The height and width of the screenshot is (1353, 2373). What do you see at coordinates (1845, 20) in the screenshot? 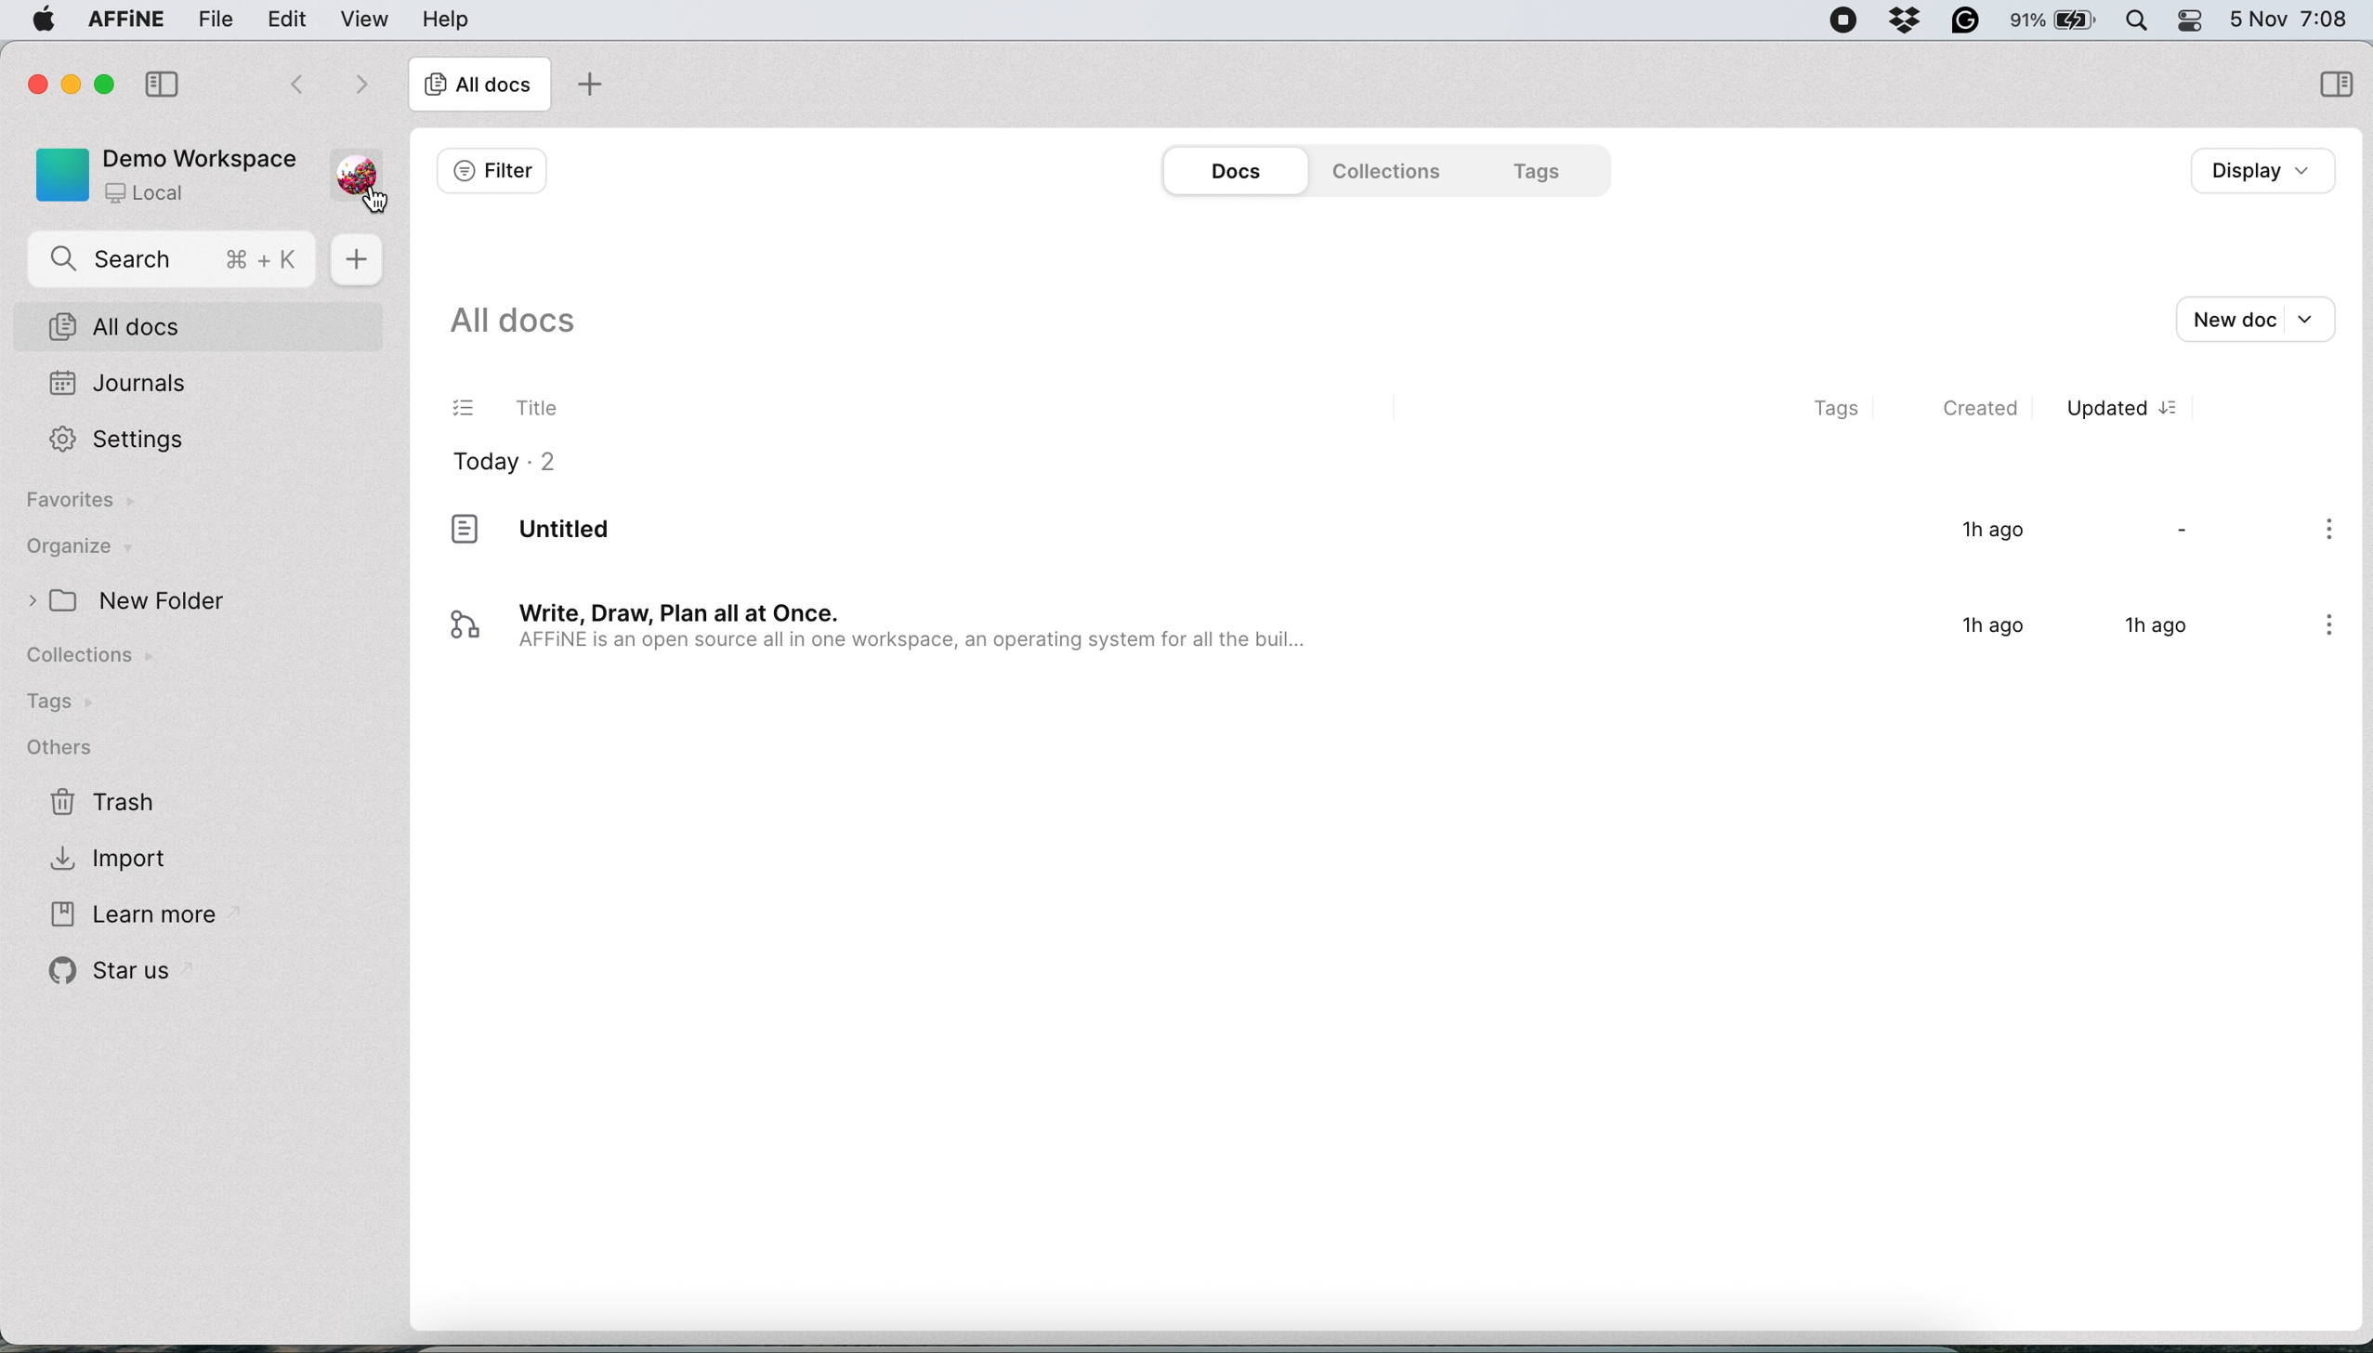
I see `screen recorder` at bounding box center [1845, 20].